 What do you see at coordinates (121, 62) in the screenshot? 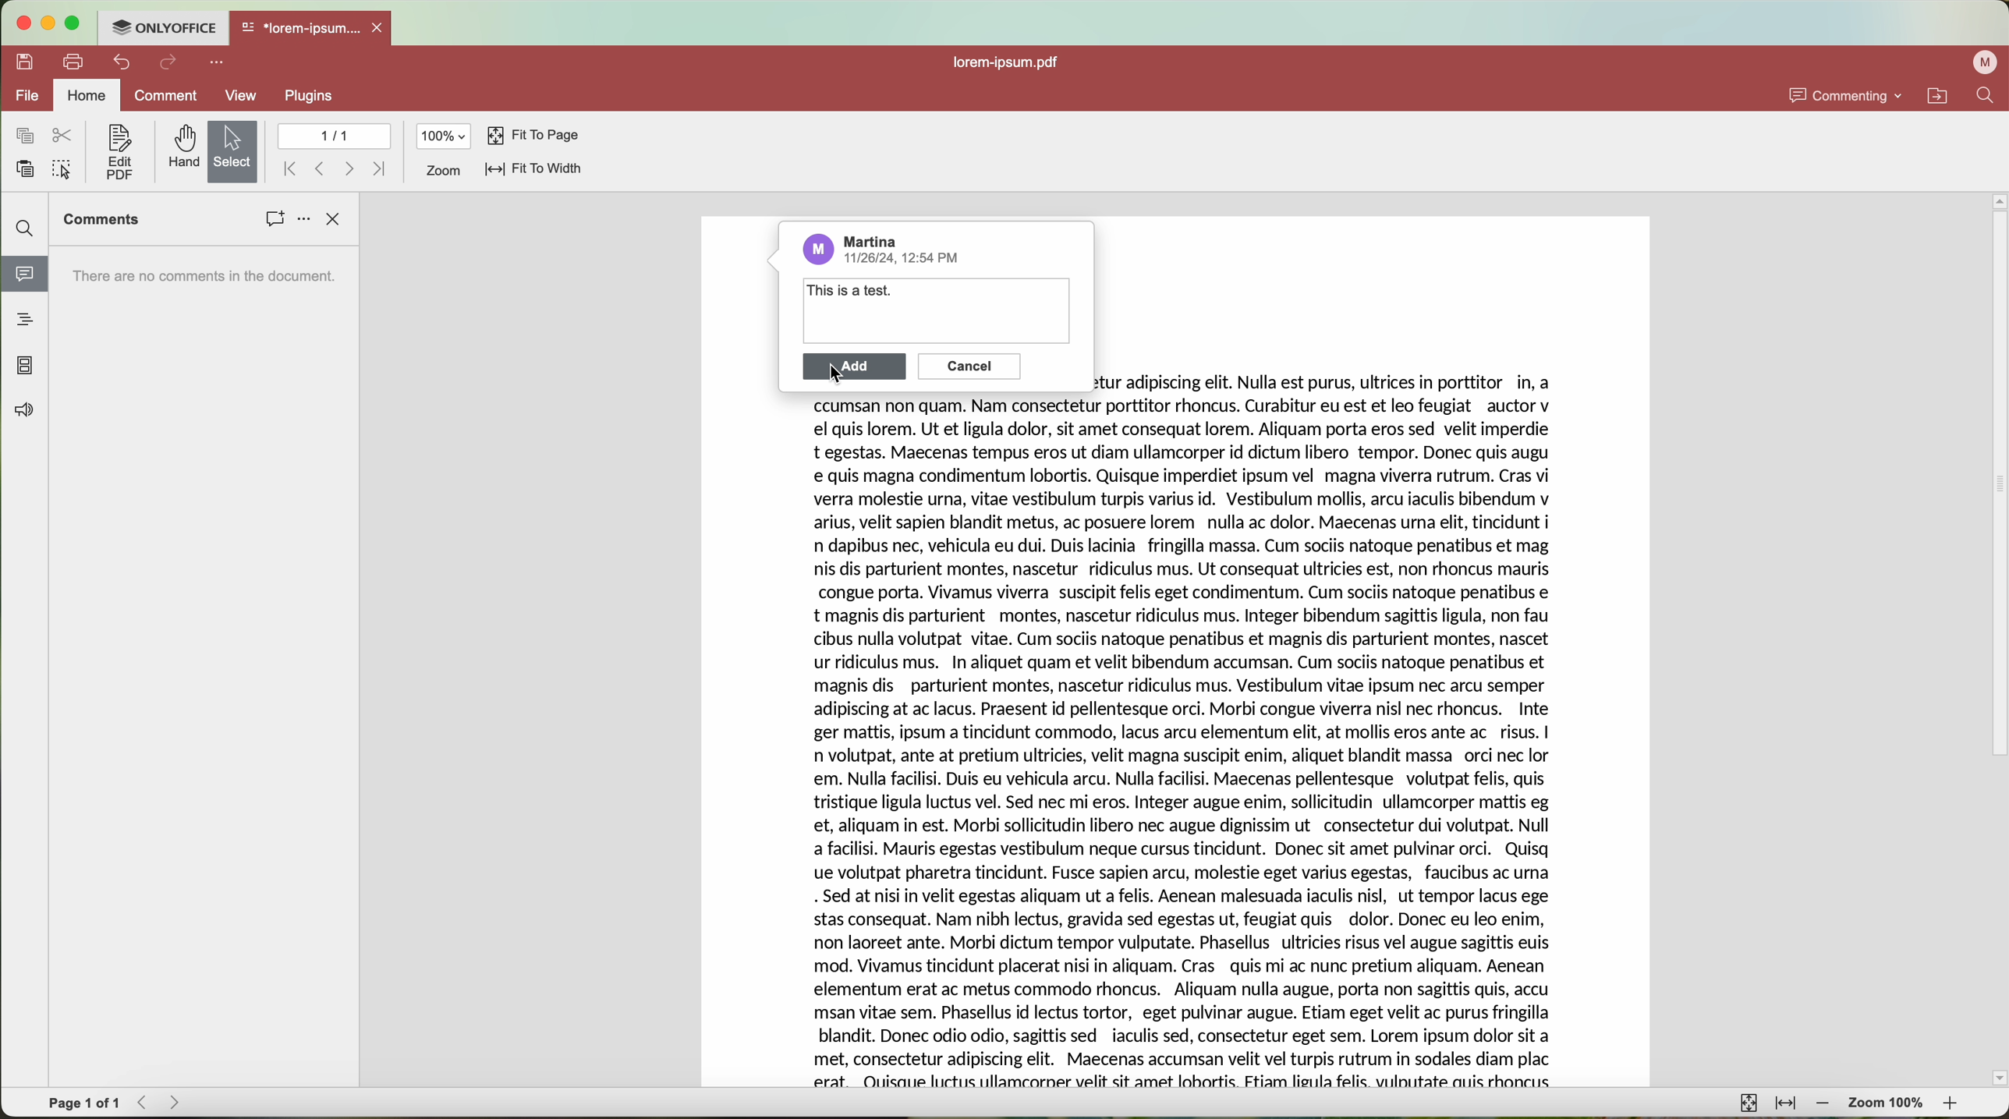
I see `undo` at bounding box center [121, 62].